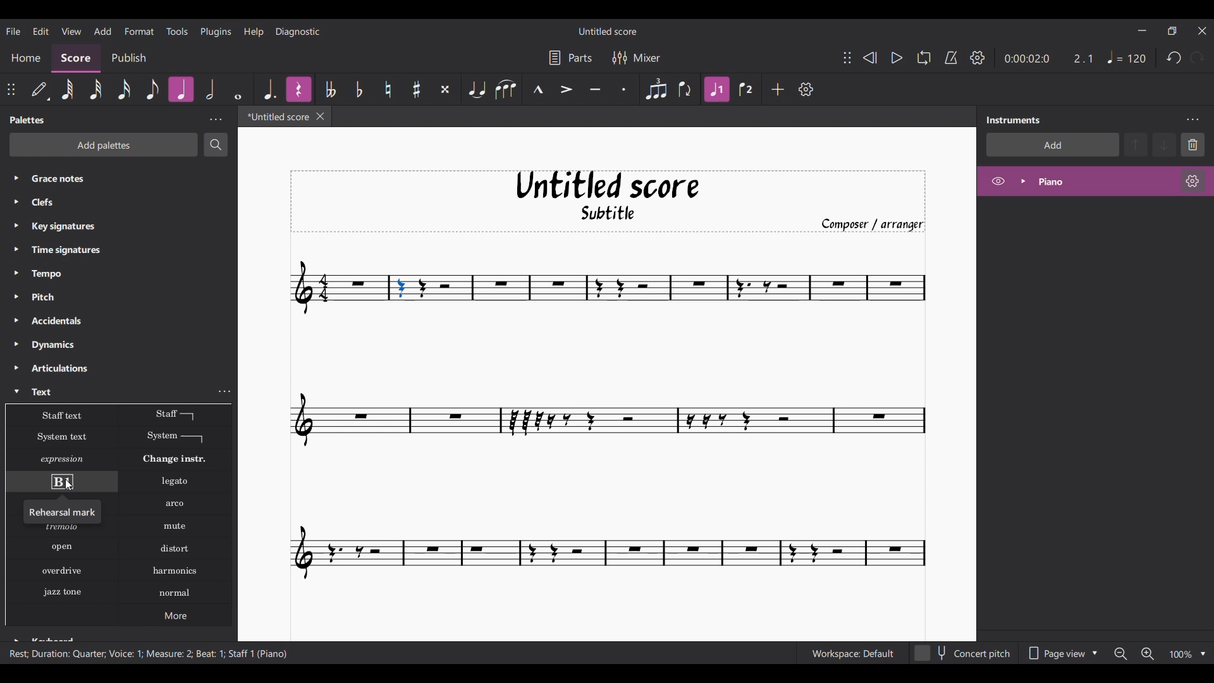  I want to click on Title, sub-title, and composer name, so click(606, 202).